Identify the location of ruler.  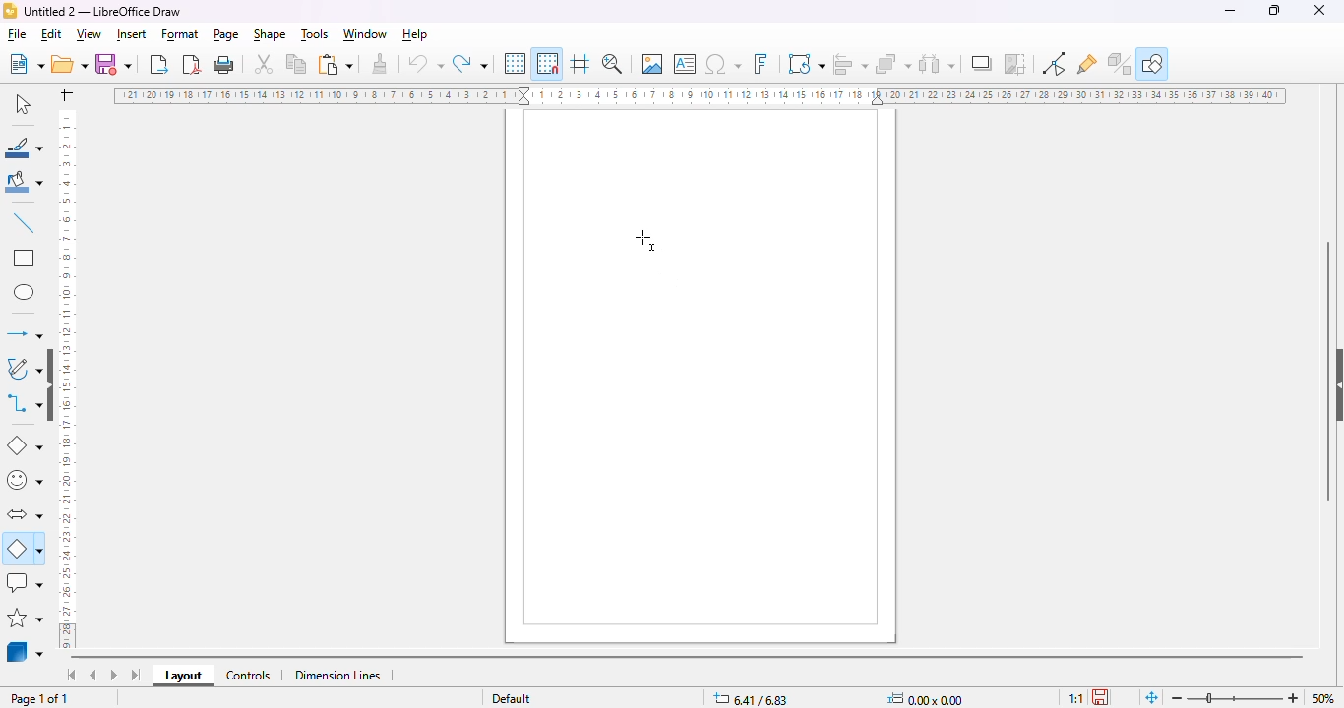
(67, 380).